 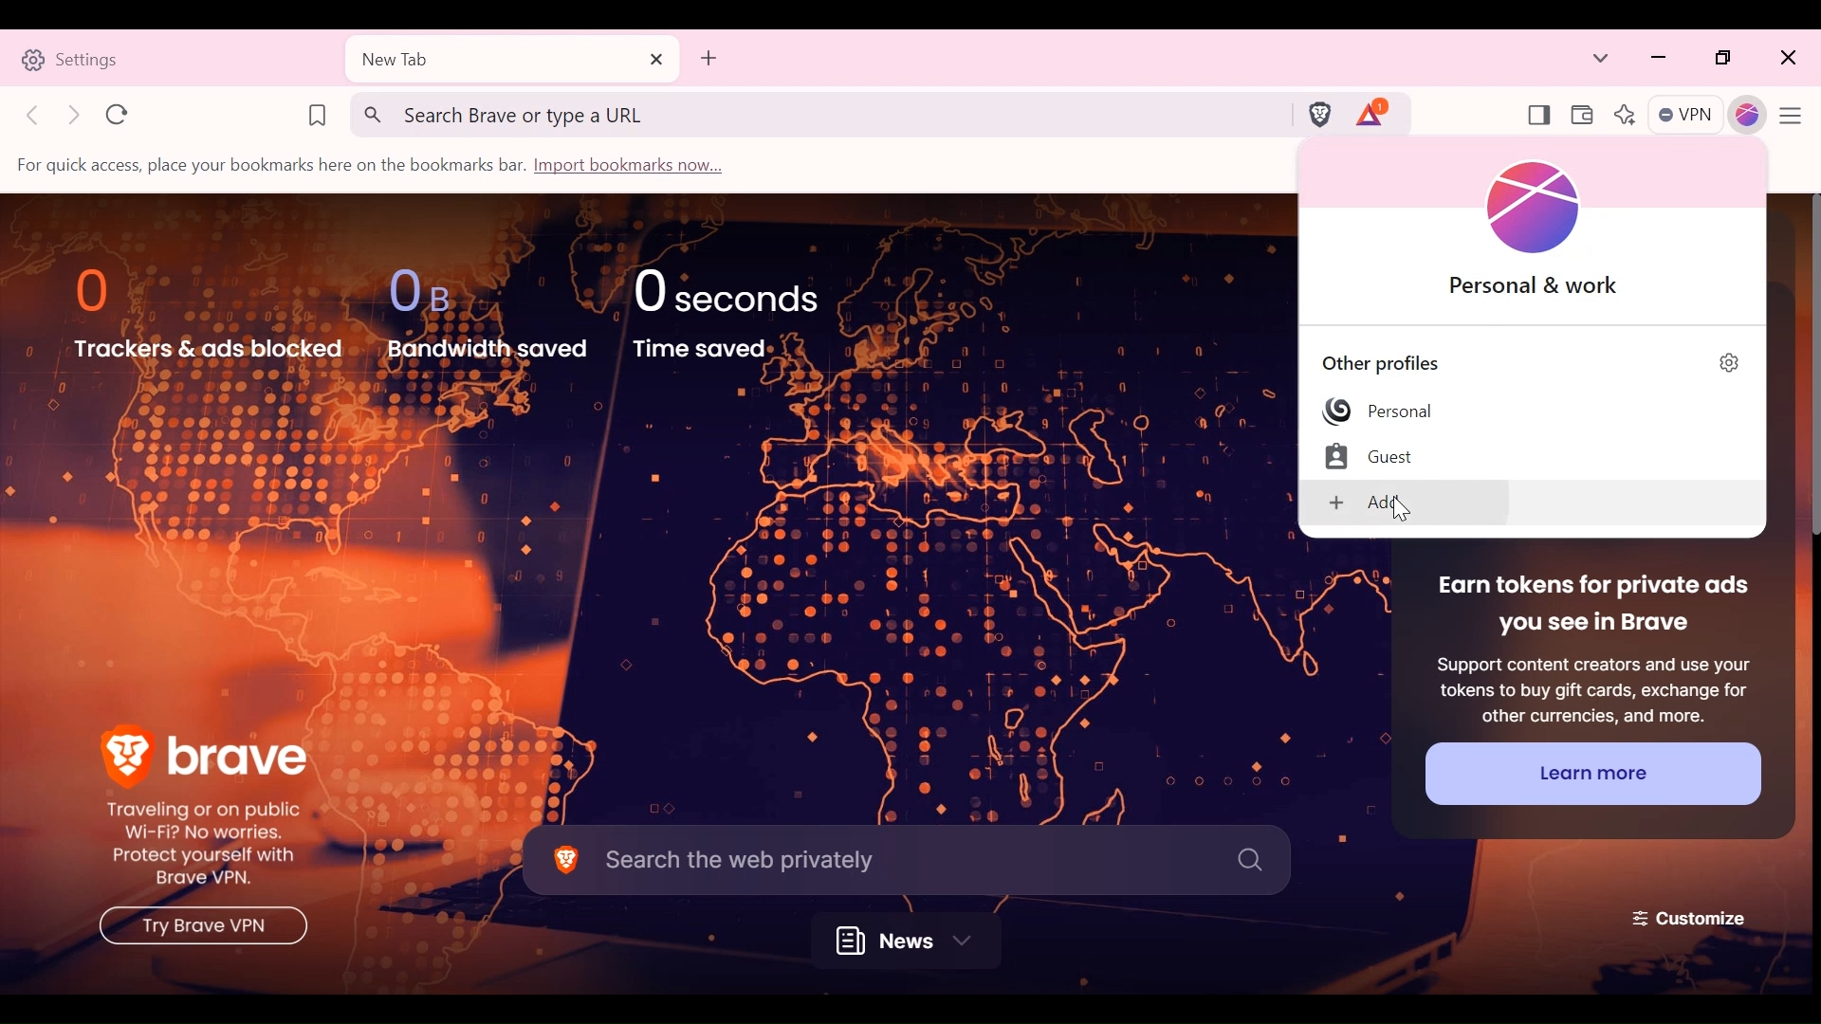 What do you see at coordinates (1601, 59) in the screenshot?
I see `List all tabs` at bounding box center [1601, 59].